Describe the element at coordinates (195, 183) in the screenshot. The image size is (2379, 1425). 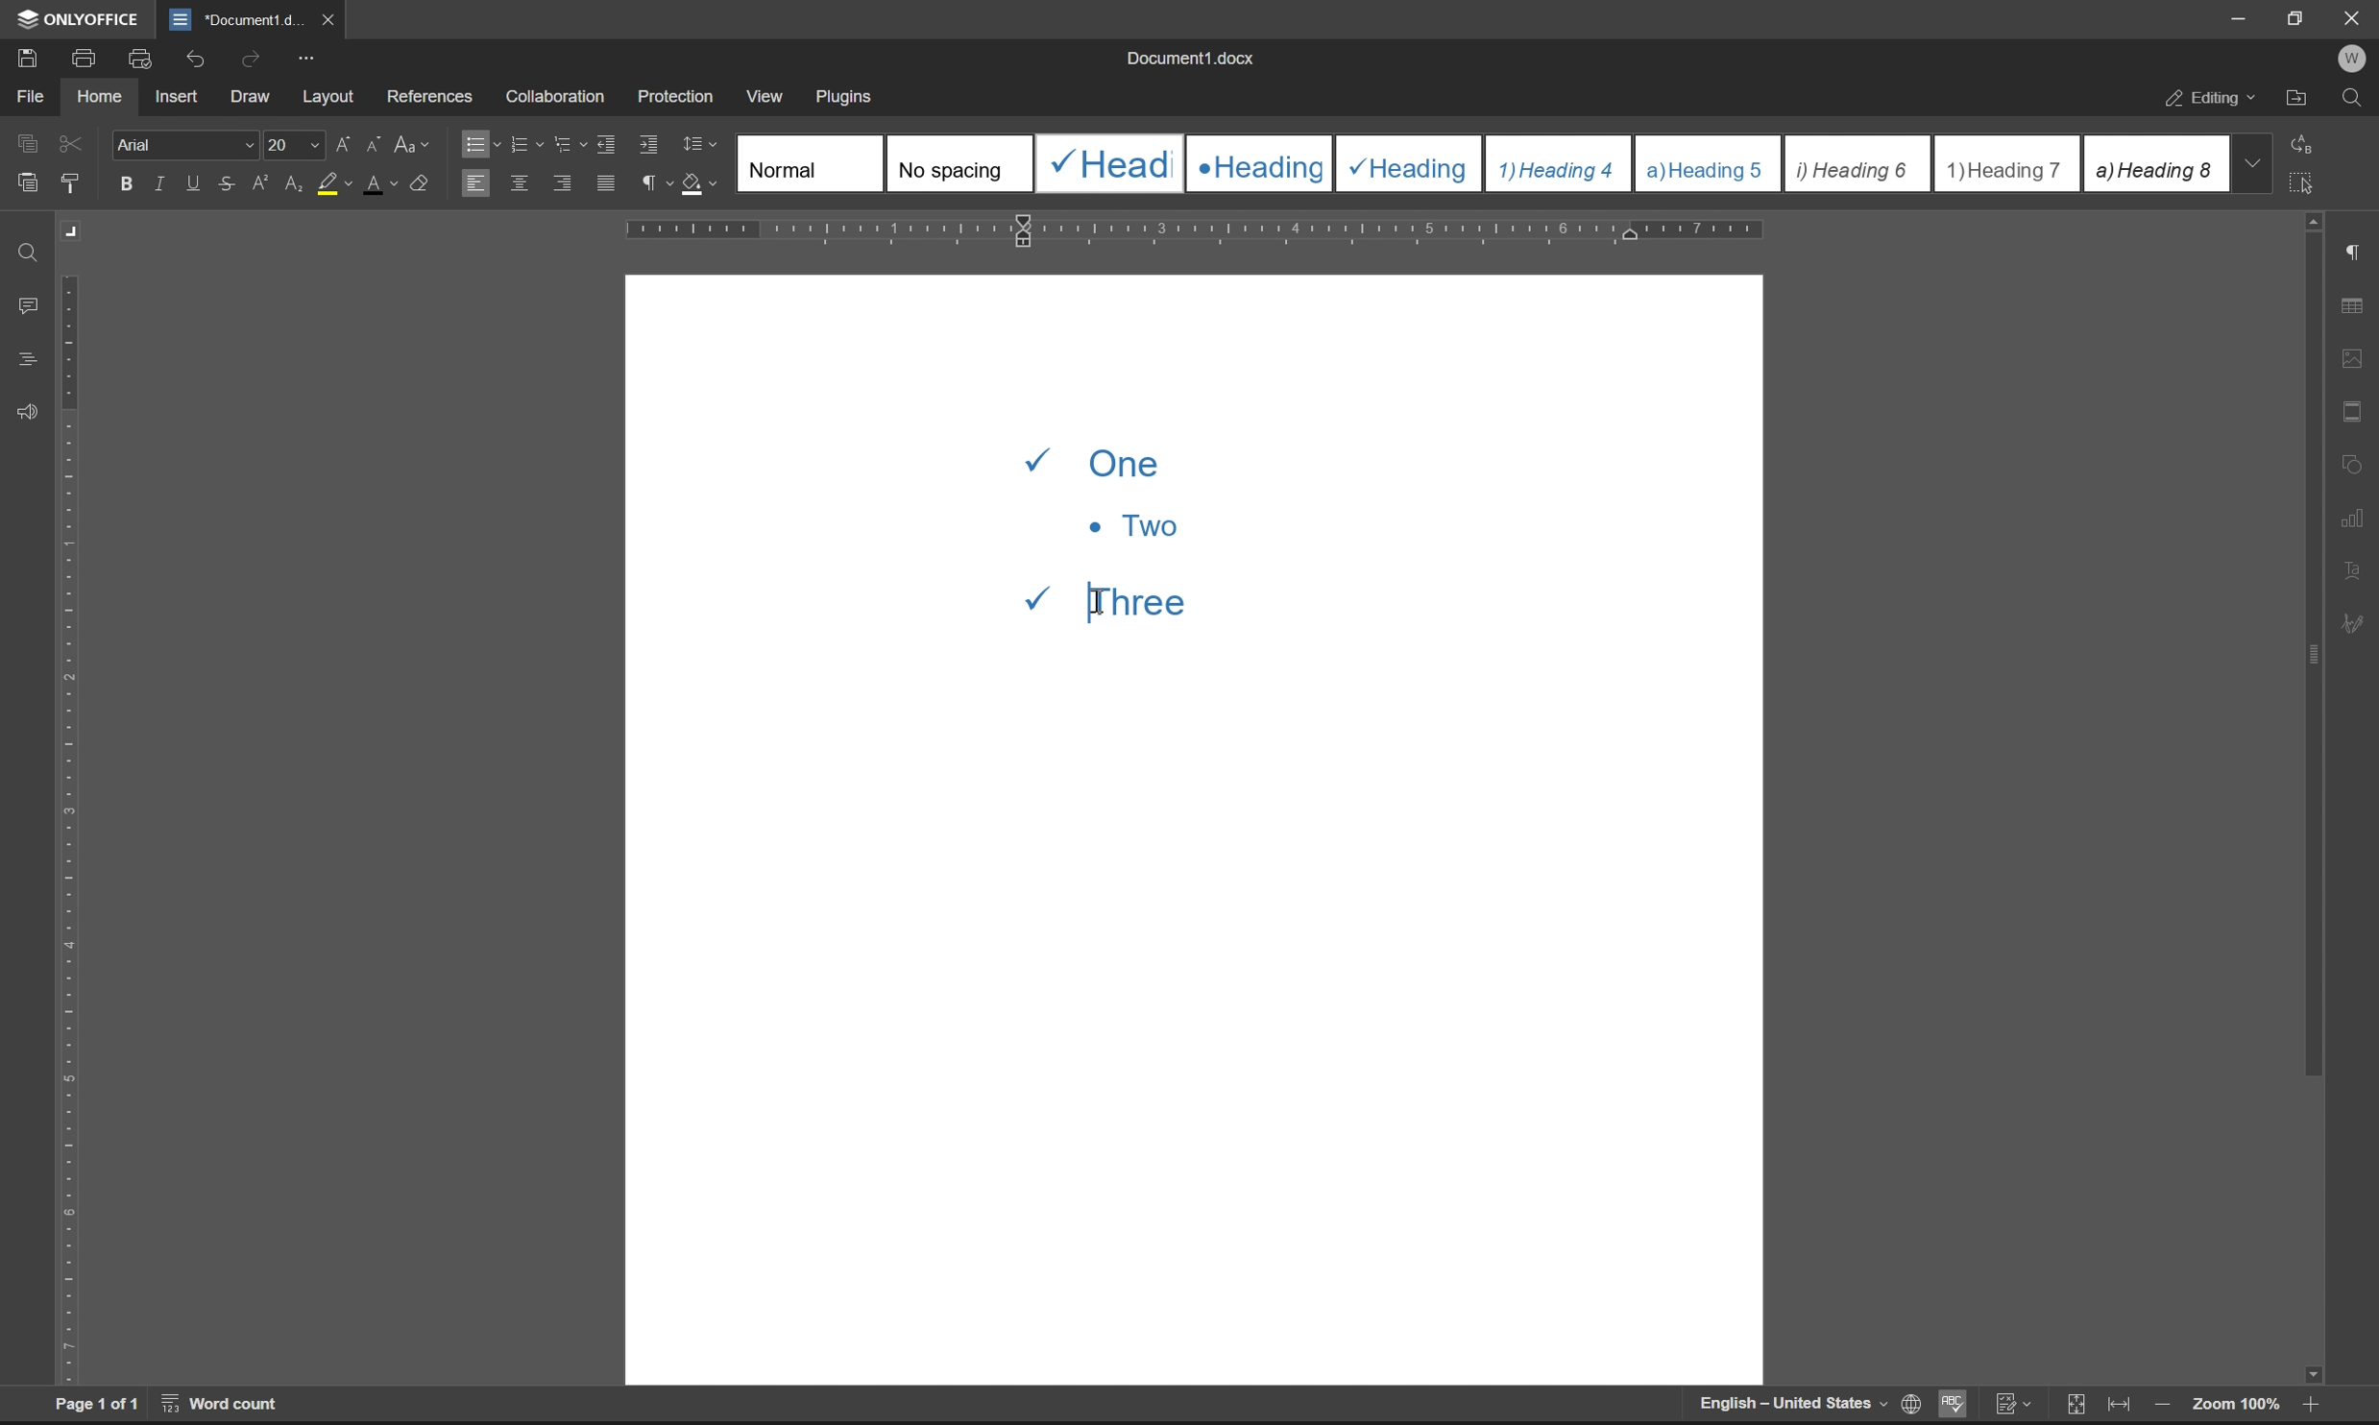
I see `underline` at that location.